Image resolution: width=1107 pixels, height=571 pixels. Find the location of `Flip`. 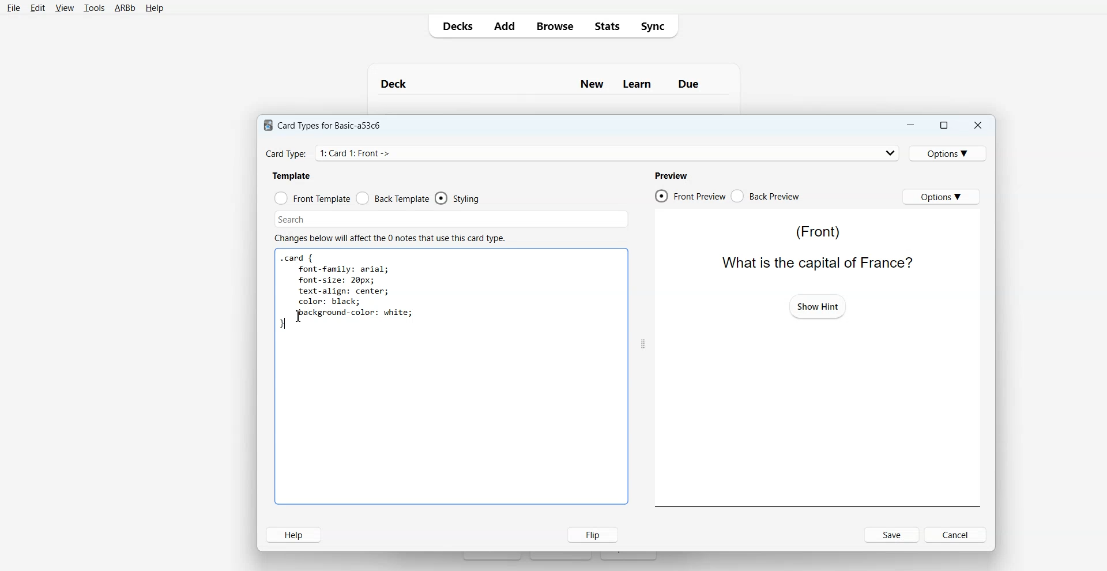

Flip is located at coordinates (590, 534).